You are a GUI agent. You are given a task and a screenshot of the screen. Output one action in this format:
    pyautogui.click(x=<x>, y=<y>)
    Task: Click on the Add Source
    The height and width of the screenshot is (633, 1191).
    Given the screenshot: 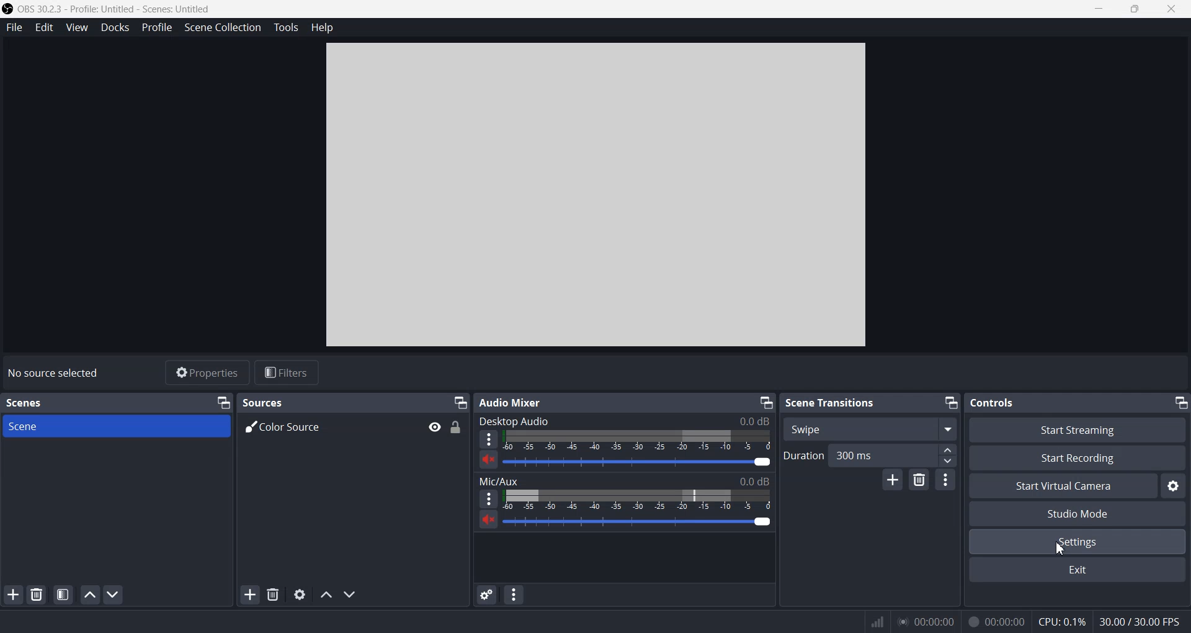 What is the action you would take?
    pyautogui.click(x=250, y=595)
    